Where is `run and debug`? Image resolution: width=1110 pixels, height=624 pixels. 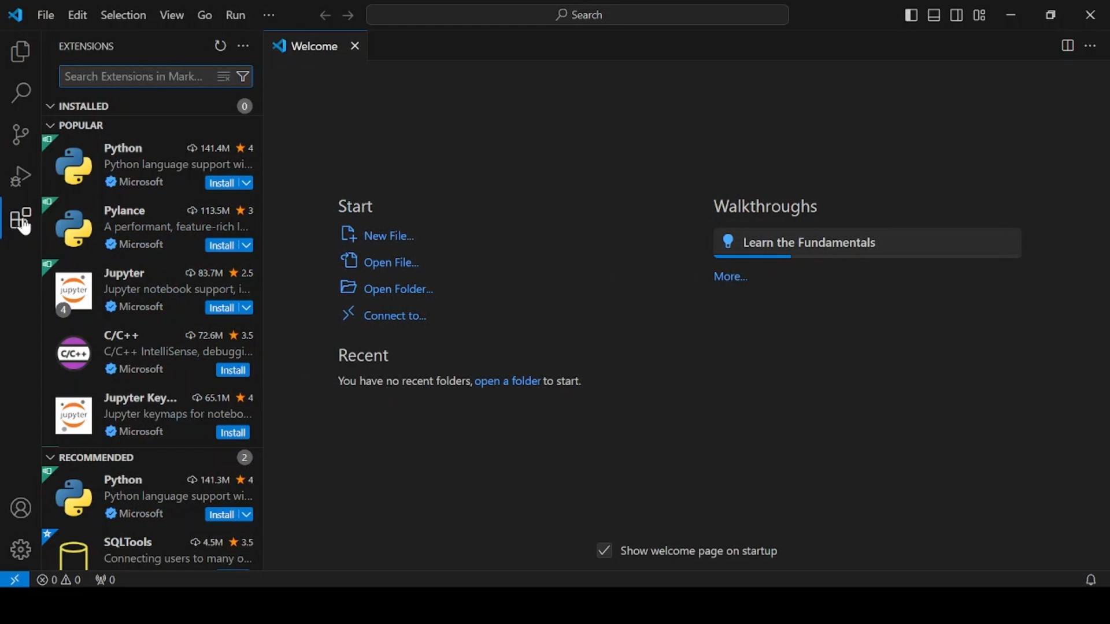
run and debug is located at coordinates (19, 177).